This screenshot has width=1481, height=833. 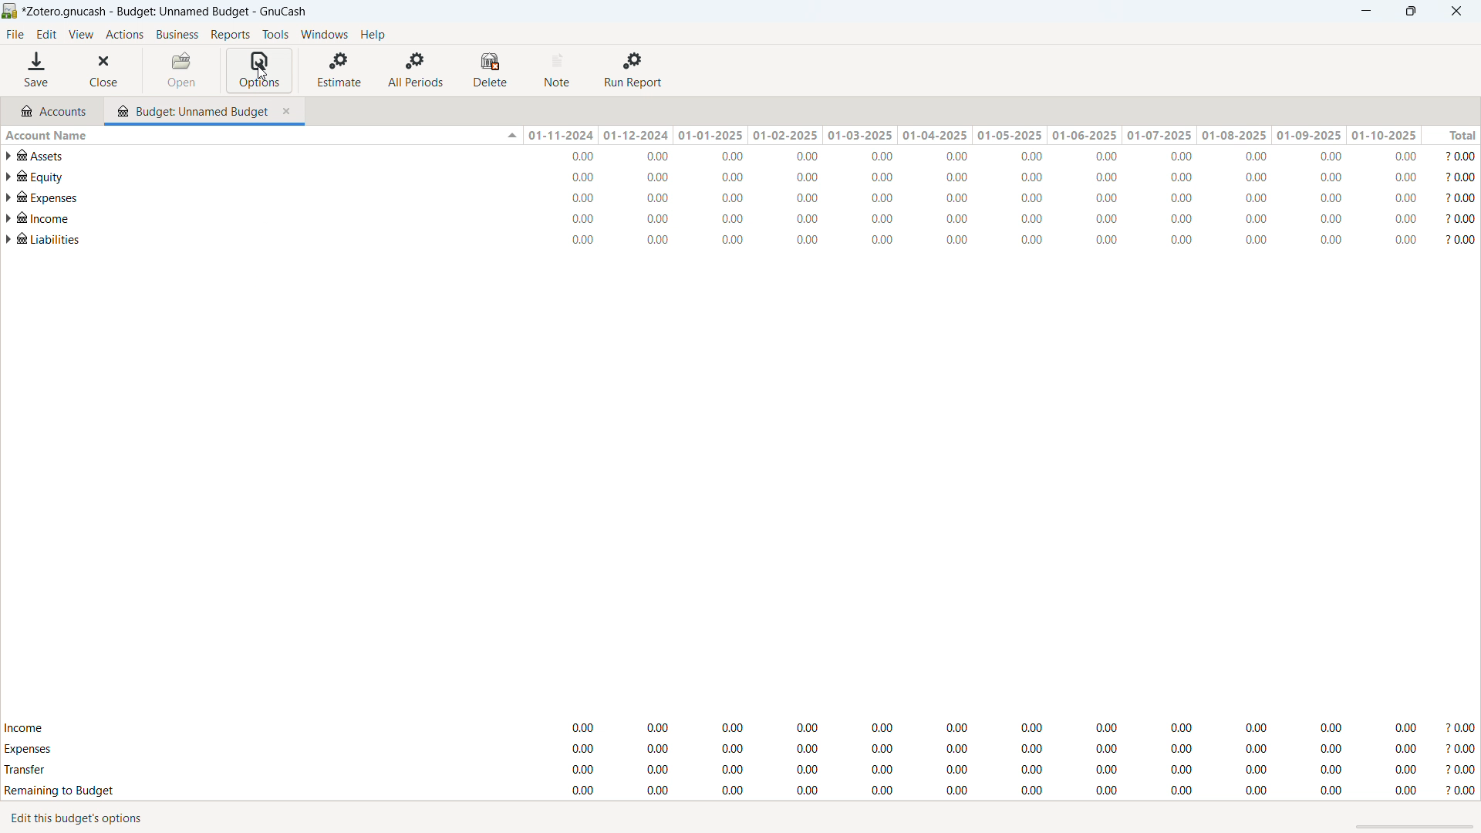 What do you see at coordinates (325, 35) in the screenshot?
I see `windows` at bounding box center [325, 35].